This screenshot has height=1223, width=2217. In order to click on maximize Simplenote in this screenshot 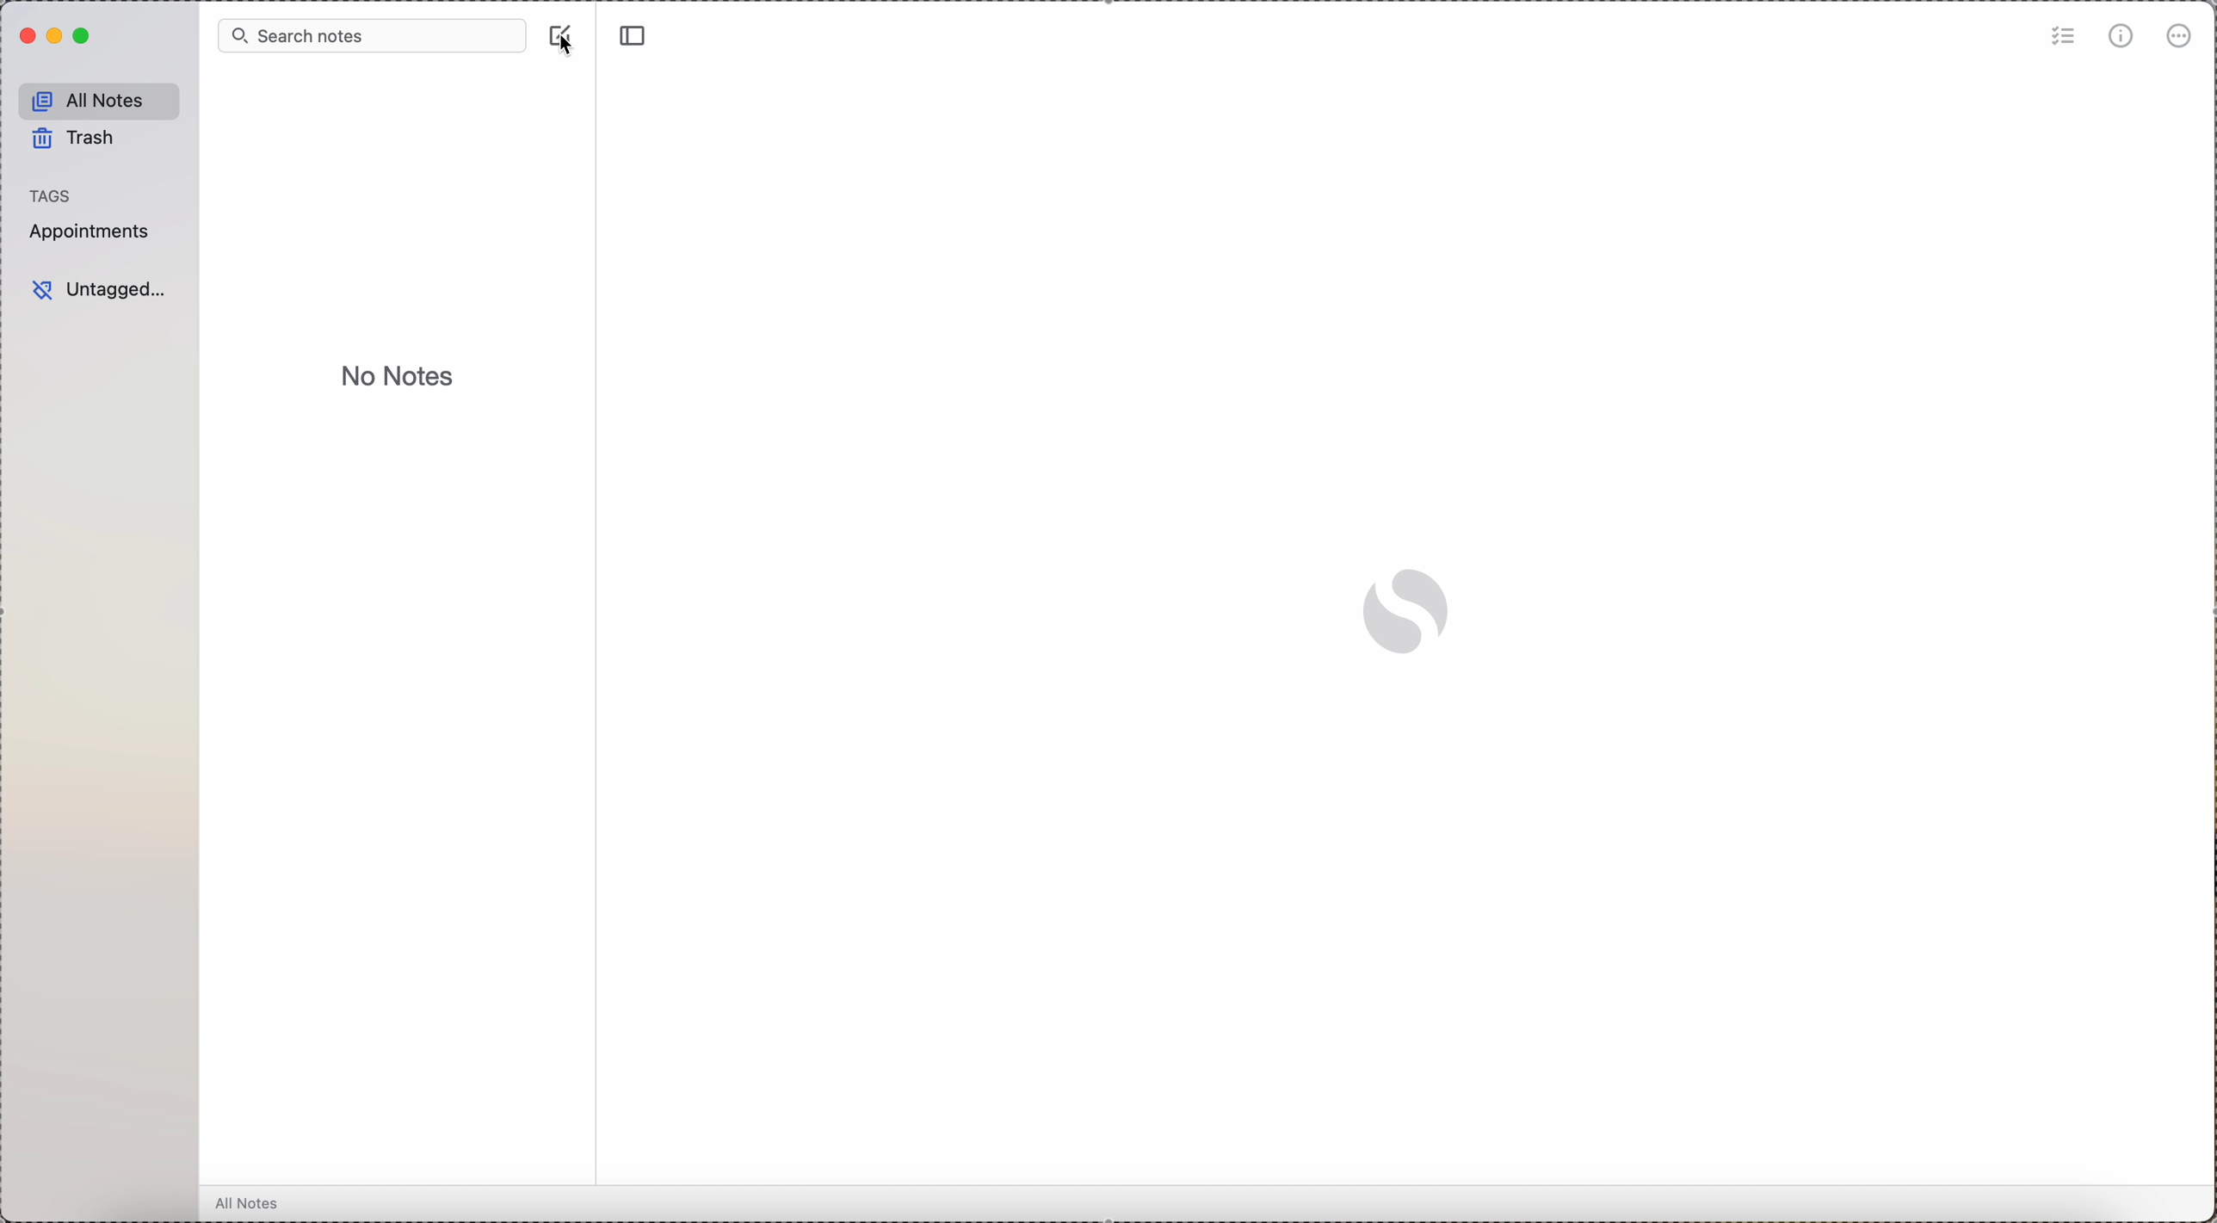, I will do `click(84, 36)`.